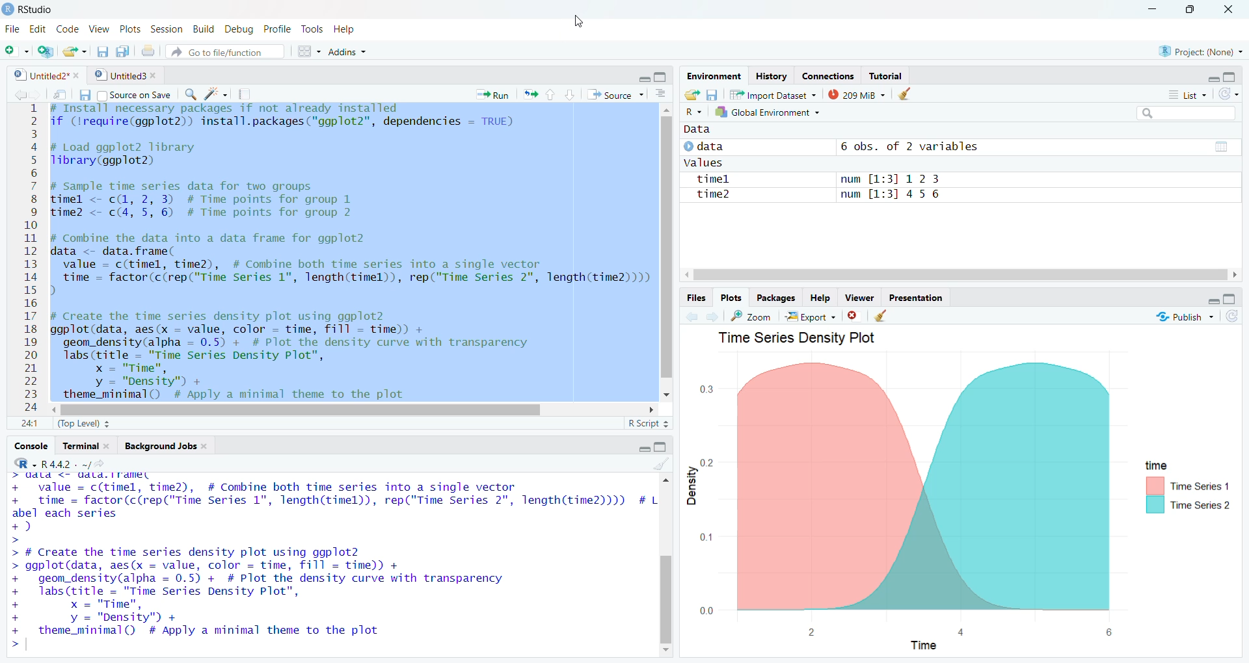 This screenshot has height=663, width=1249. I want to click on Refresh, so click(1232, 320).